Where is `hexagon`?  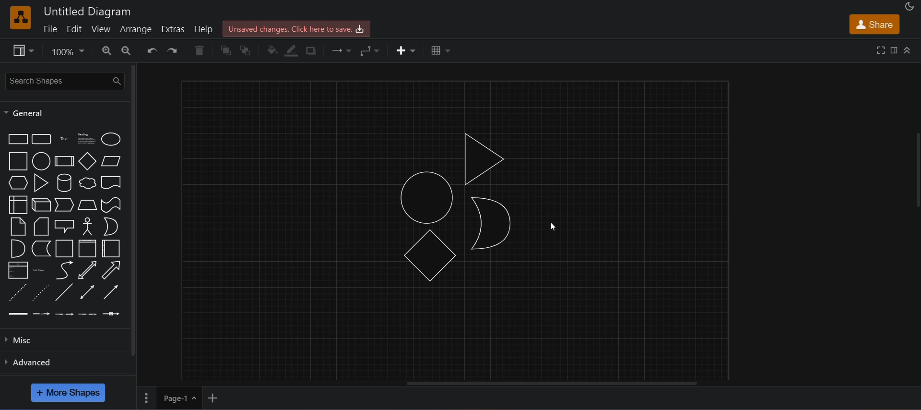 hexagon is located at coordinates (16, 183).